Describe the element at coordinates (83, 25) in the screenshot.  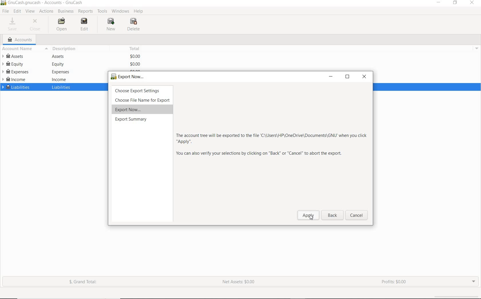
I see `EDIT` at that location.